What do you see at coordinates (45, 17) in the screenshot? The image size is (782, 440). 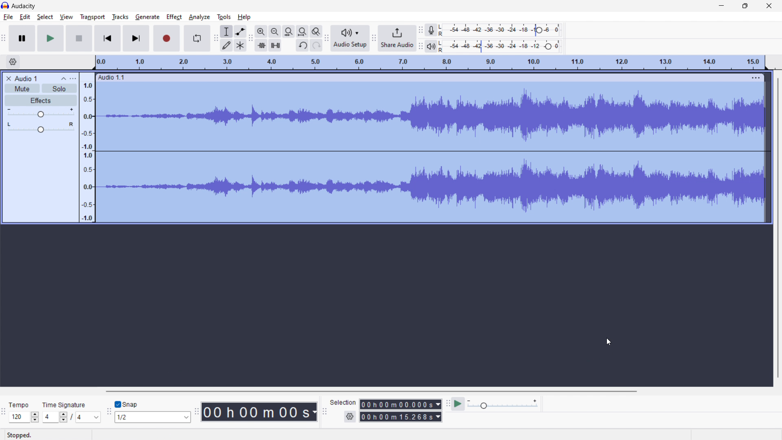 I see `select` at bounding box center [45, 17].